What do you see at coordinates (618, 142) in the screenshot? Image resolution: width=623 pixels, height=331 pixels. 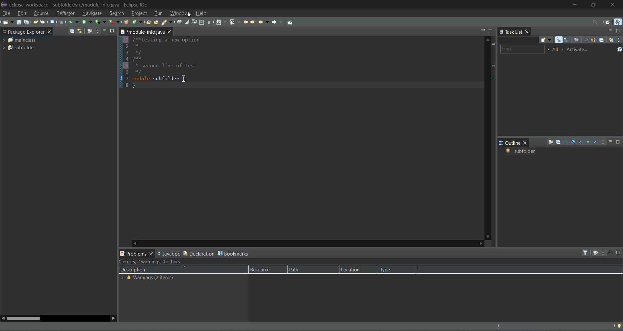 I see `maximize` at bounding box center [618, 142].